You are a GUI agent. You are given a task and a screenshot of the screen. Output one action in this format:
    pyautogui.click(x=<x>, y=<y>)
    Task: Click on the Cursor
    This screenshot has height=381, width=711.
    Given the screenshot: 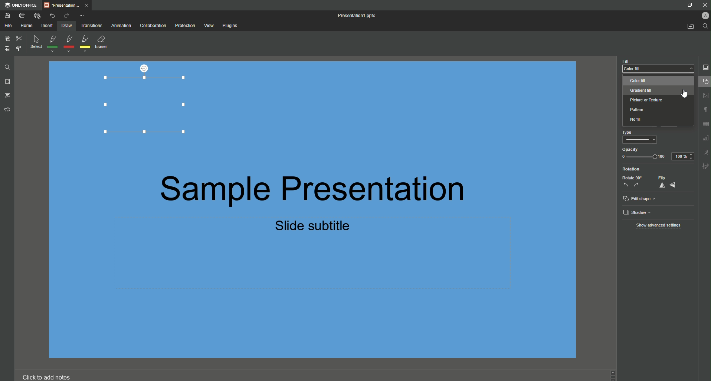 What is the action you would take?
    pyautogui.click(x=685, y=94)
    